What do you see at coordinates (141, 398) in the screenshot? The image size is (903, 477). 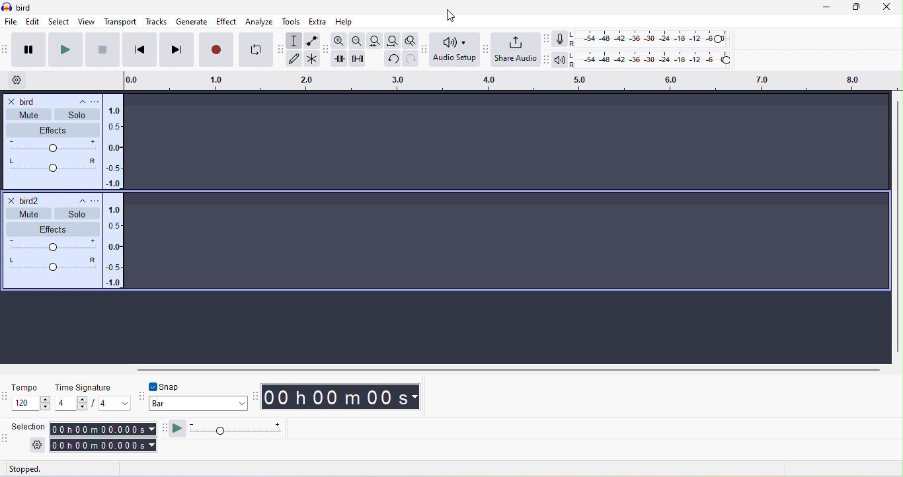 I see `audacity snapping toolbar` at bounding box center [141, 398].